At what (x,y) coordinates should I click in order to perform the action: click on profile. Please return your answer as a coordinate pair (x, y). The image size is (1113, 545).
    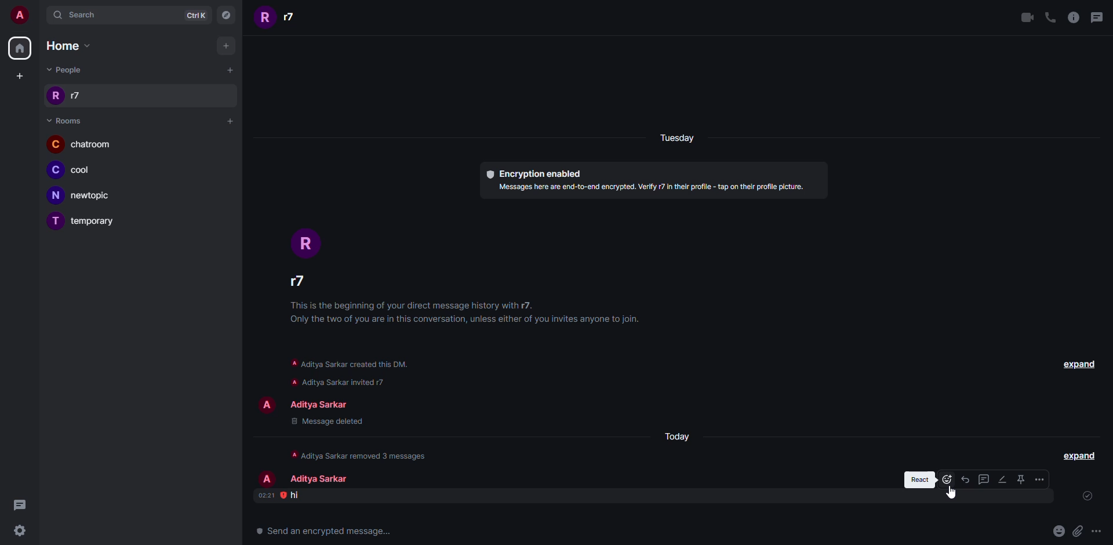
    Looking at the image, I should click on (267, 405).